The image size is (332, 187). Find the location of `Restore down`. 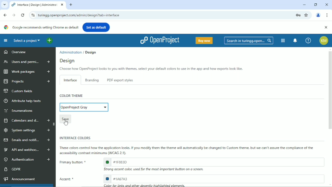

Restore down is located at coordinates (316, 4).